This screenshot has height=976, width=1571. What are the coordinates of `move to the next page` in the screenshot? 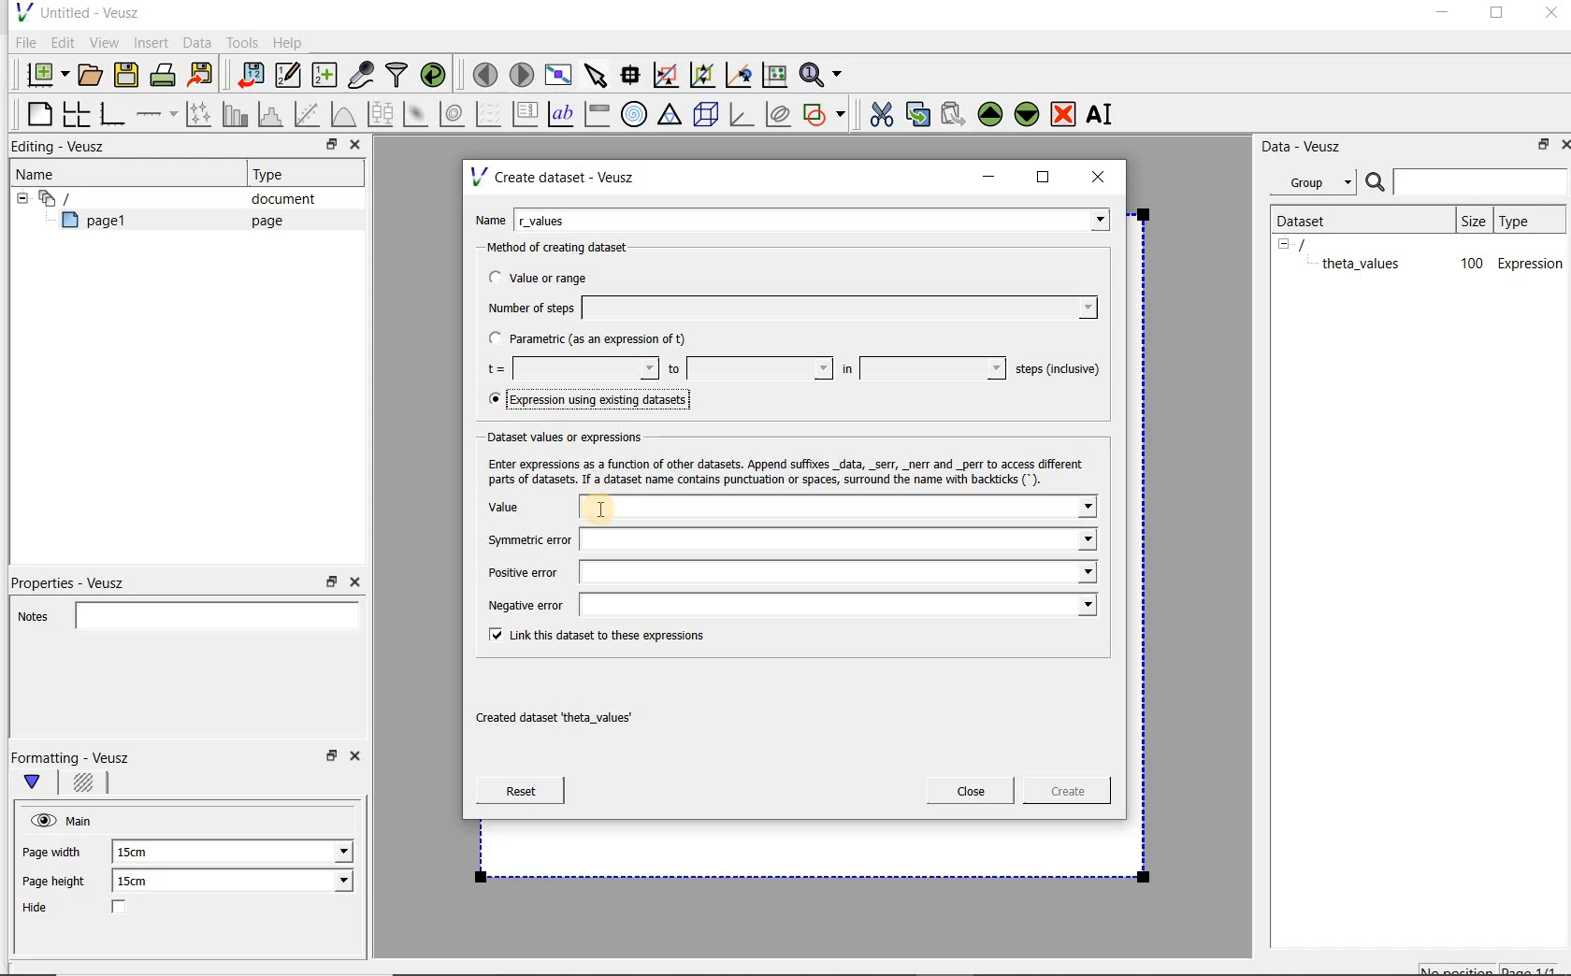 It's located at (522, 75).